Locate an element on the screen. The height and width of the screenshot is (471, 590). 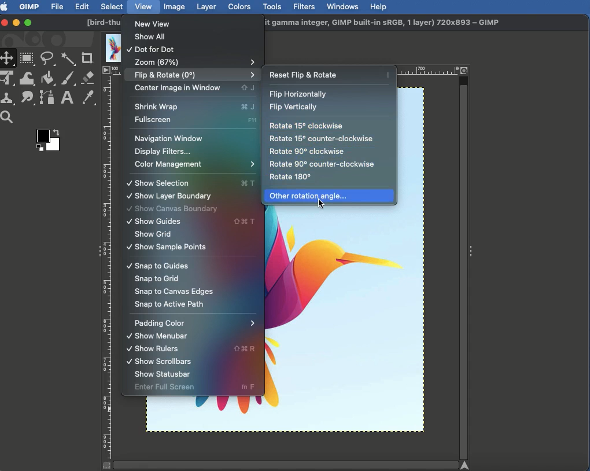
Display filters is located at coordinates (164, 152).